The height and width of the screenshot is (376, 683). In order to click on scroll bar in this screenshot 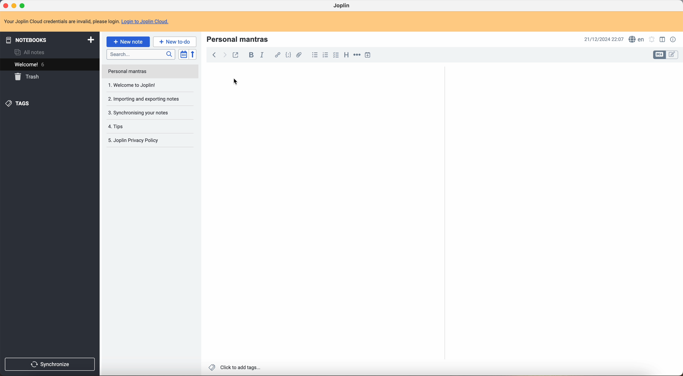, I will do `click(679, 167)`.